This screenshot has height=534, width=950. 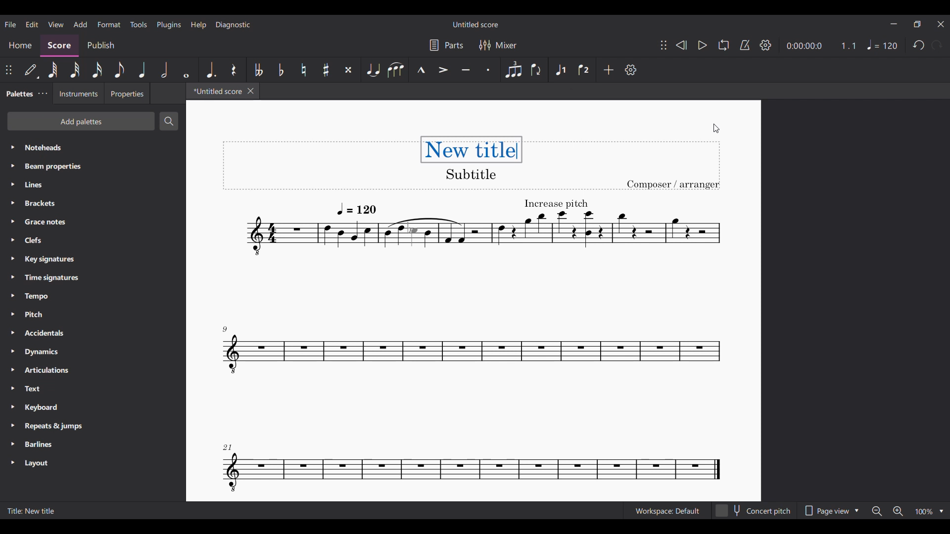 I want to click on Staccato, so click(x=490, y=70).